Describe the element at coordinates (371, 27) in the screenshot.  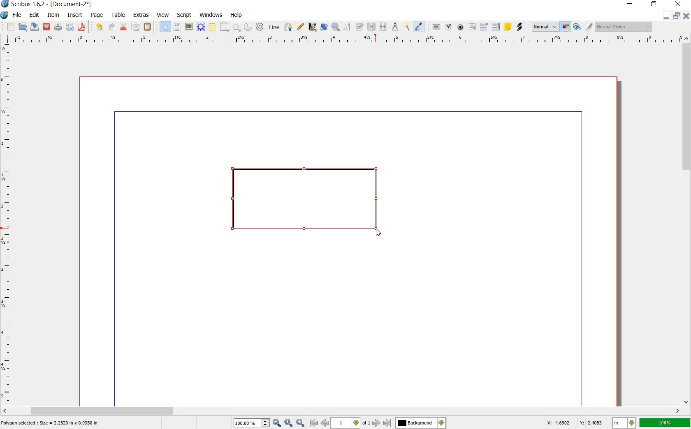
I see `LINK TEXT FRAMES` at that location.